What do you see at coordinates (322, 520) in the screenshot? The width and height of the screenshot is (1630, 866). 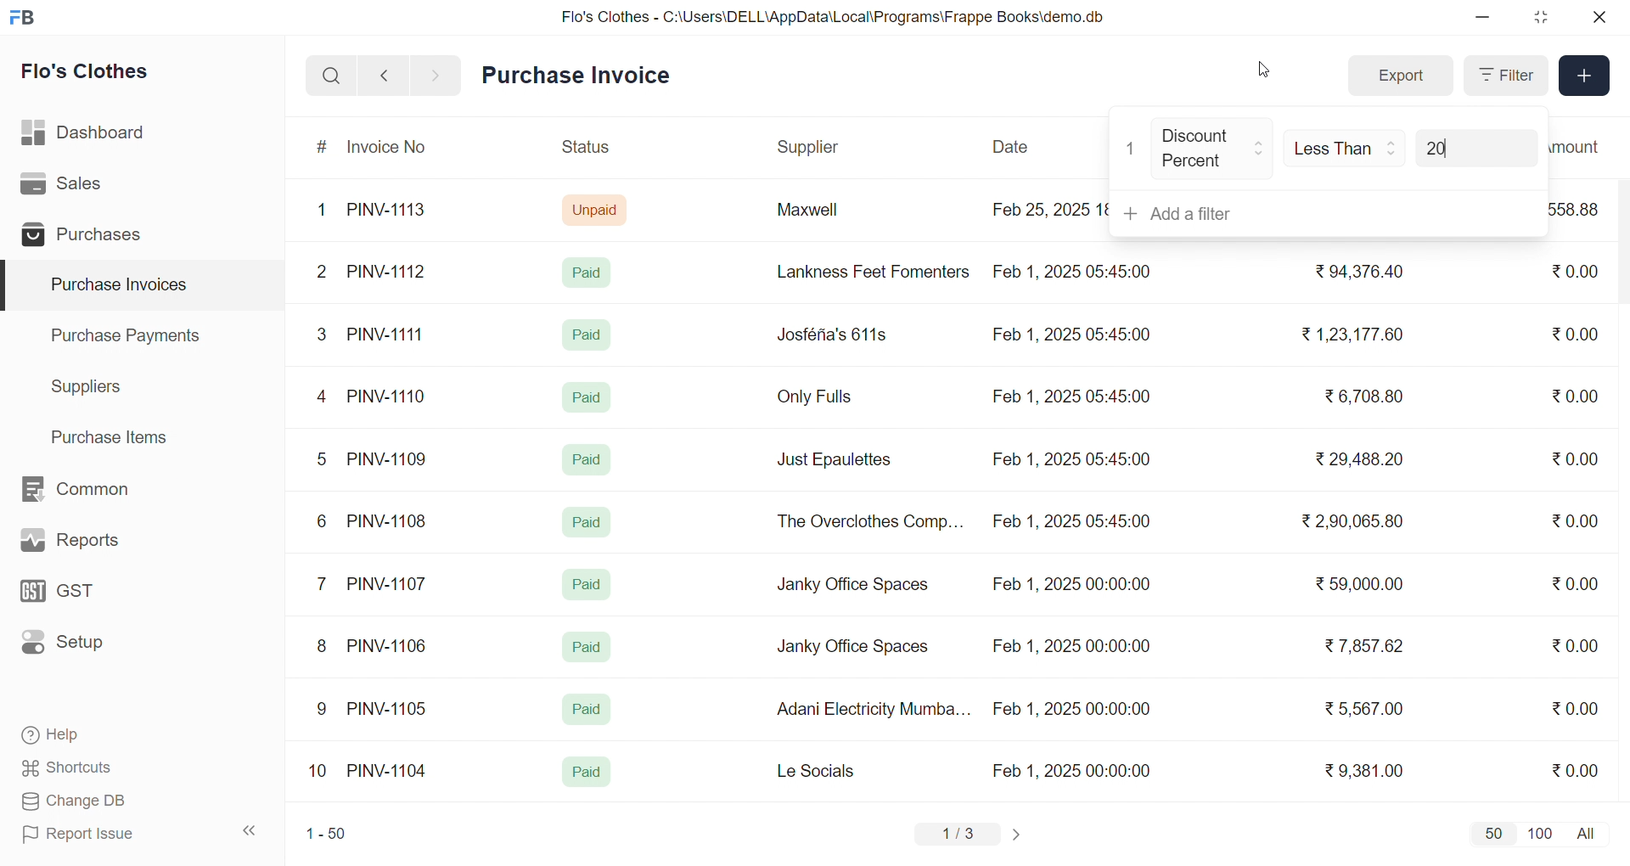 I see `6` at bounding box center [322, 520].